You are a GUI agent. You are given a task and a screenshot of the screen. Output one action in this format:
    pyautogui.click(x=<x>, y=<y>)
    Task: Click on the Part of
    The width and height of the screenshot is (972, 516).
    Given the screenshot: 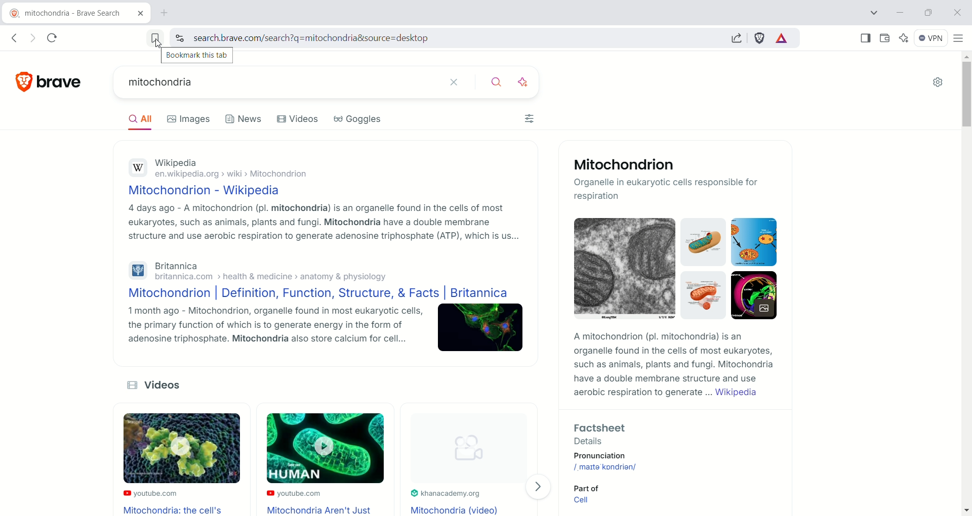 What is the action you would take?
    pyautogui.click(x=584, y=487)
    